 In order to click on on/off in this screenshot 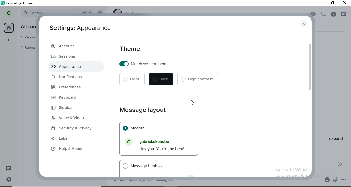, I will do `click(124, 63)`.